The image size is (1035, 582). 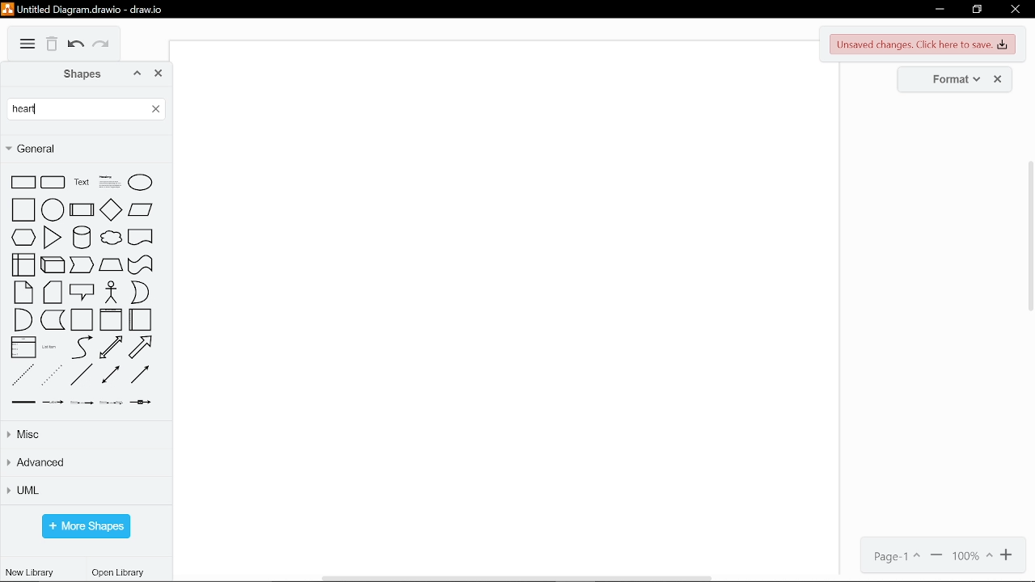 I want to click on unsaved changes. Click here to save changes, so click(x=924, y=44).